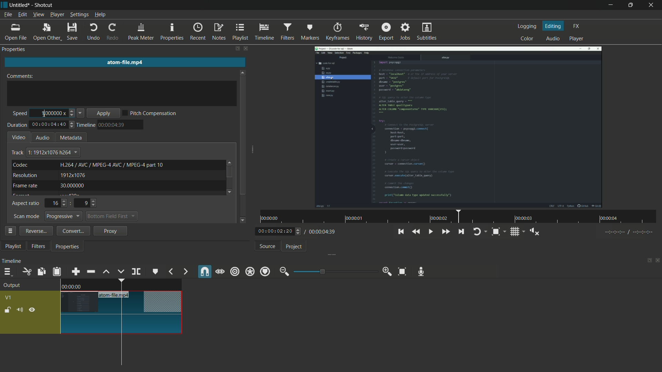  Describe the element at coordinates (14, 286) in the screenshot. I see `output` at that location.